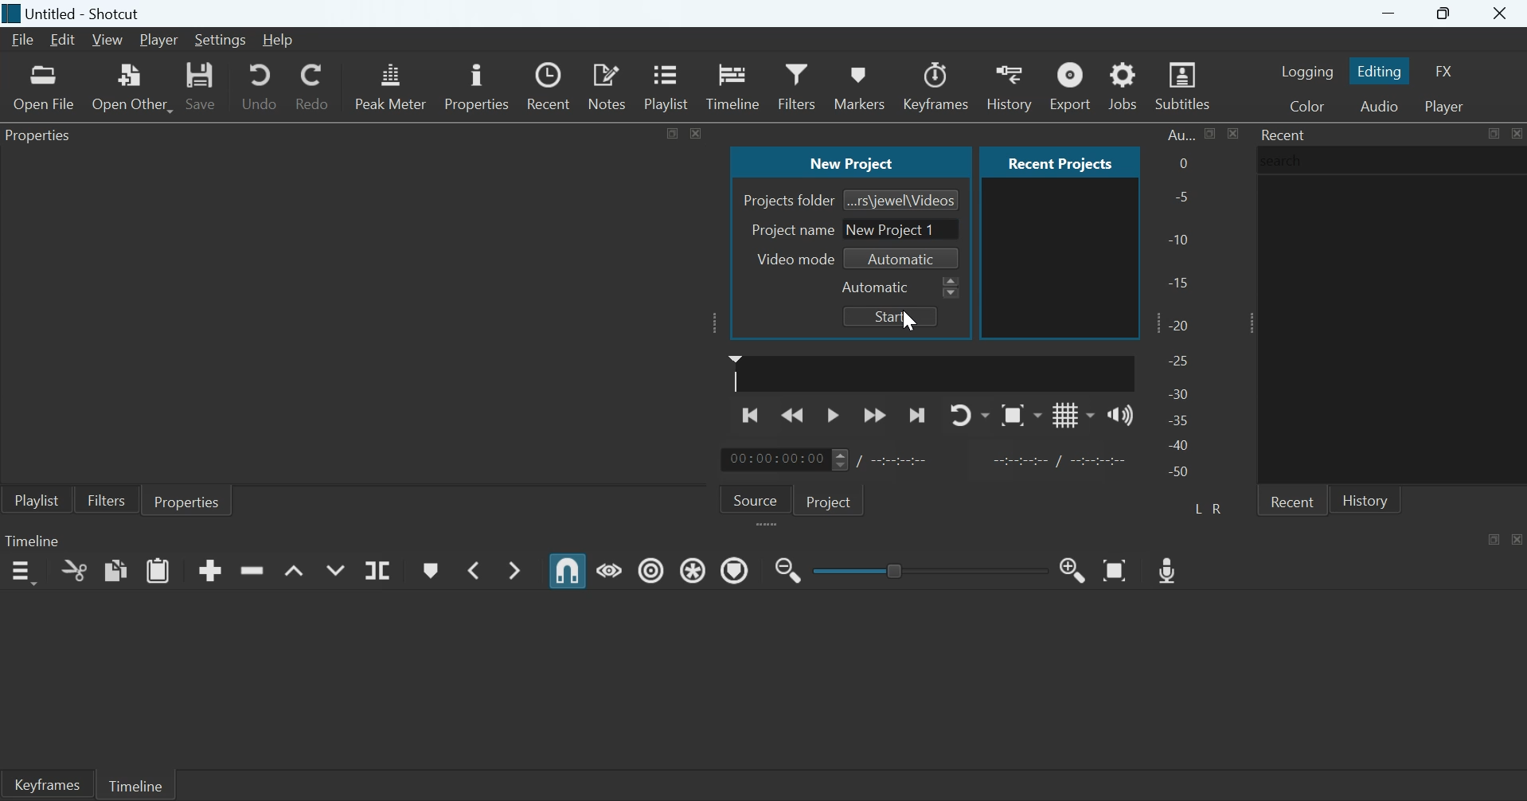 Image resolution: width=1527 pixels, height=801 pixels. Describe the element at coordinates (674, 131) in the screenshot. I see `Maximize` at that location.